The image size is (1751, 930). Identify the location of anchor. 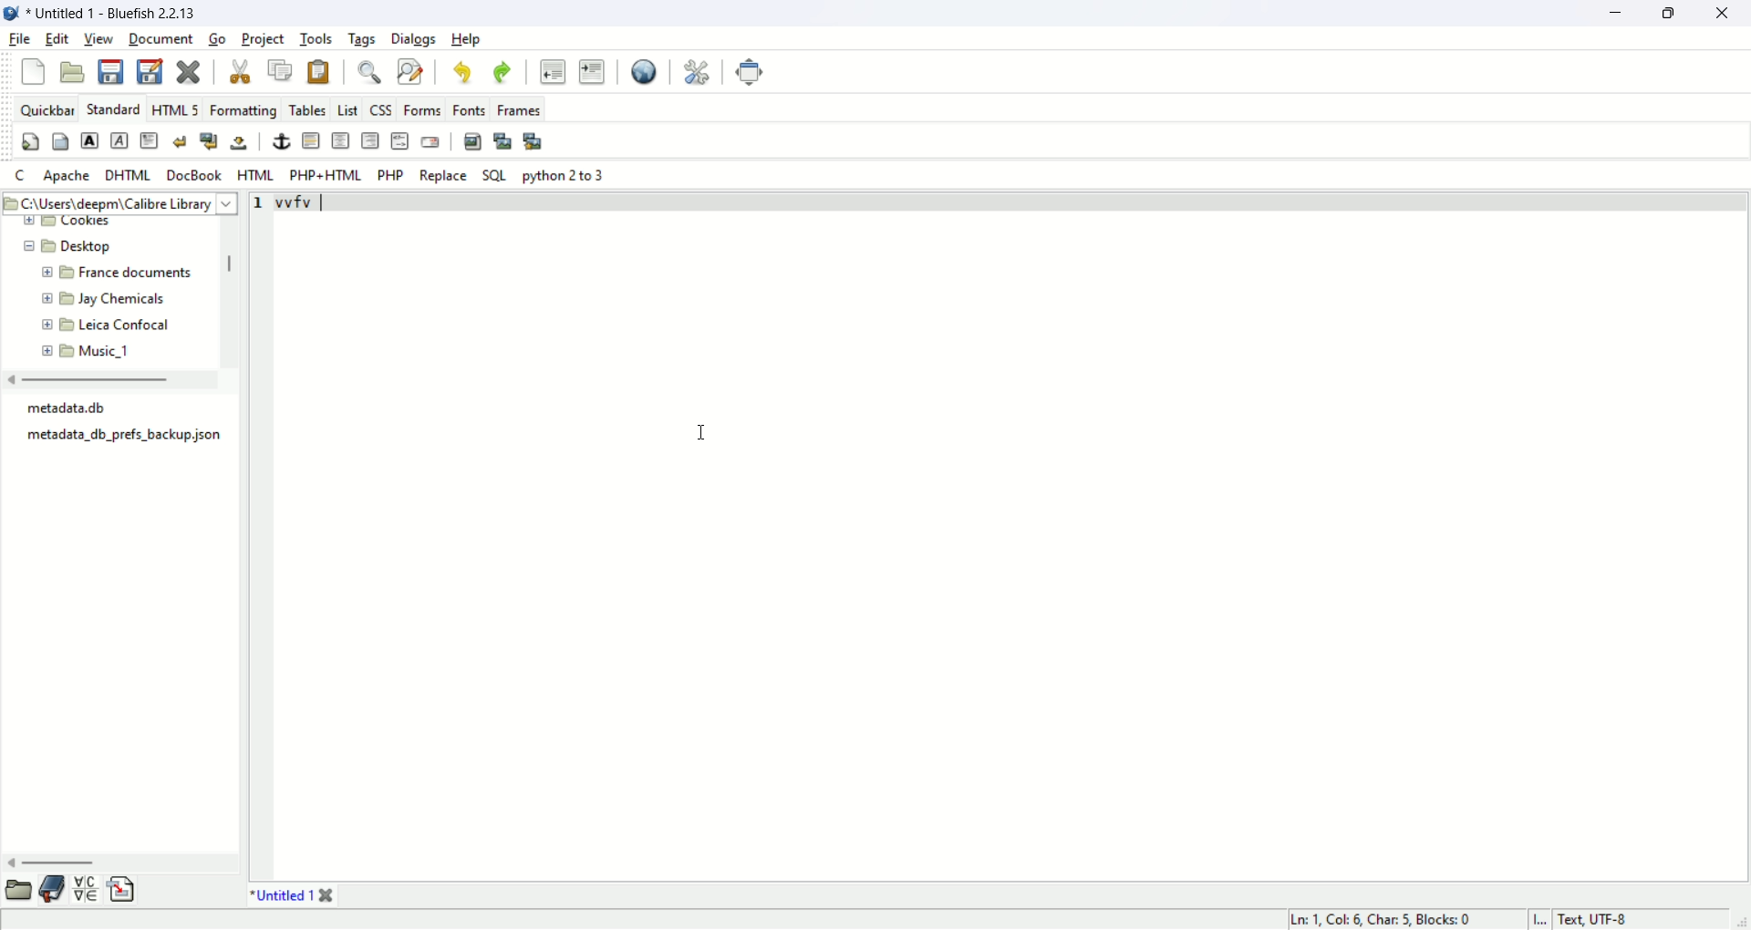
(279, 141).